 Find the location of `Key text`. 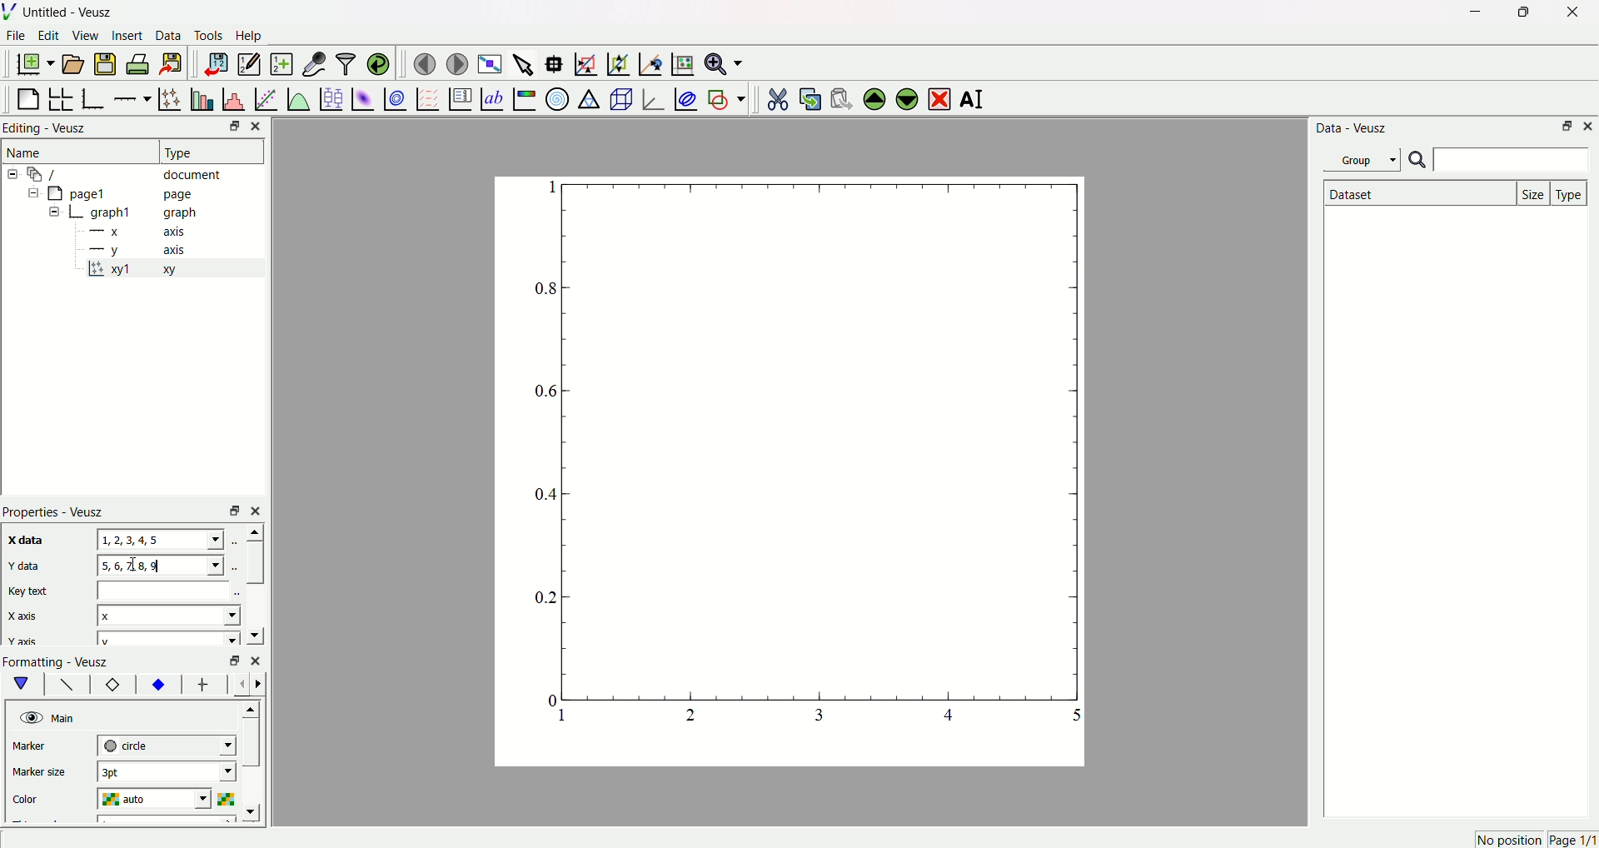

Key text is located at coordinates (30, 591).